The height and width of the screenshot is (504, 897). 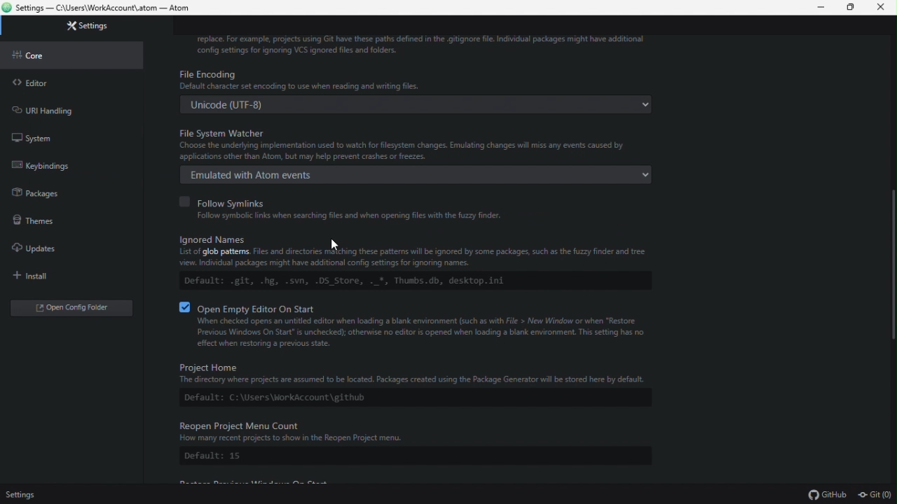 What do you see at coordinates (847, 8) in the screenshot?
I see `maximize` at bounding box center [847, 8].